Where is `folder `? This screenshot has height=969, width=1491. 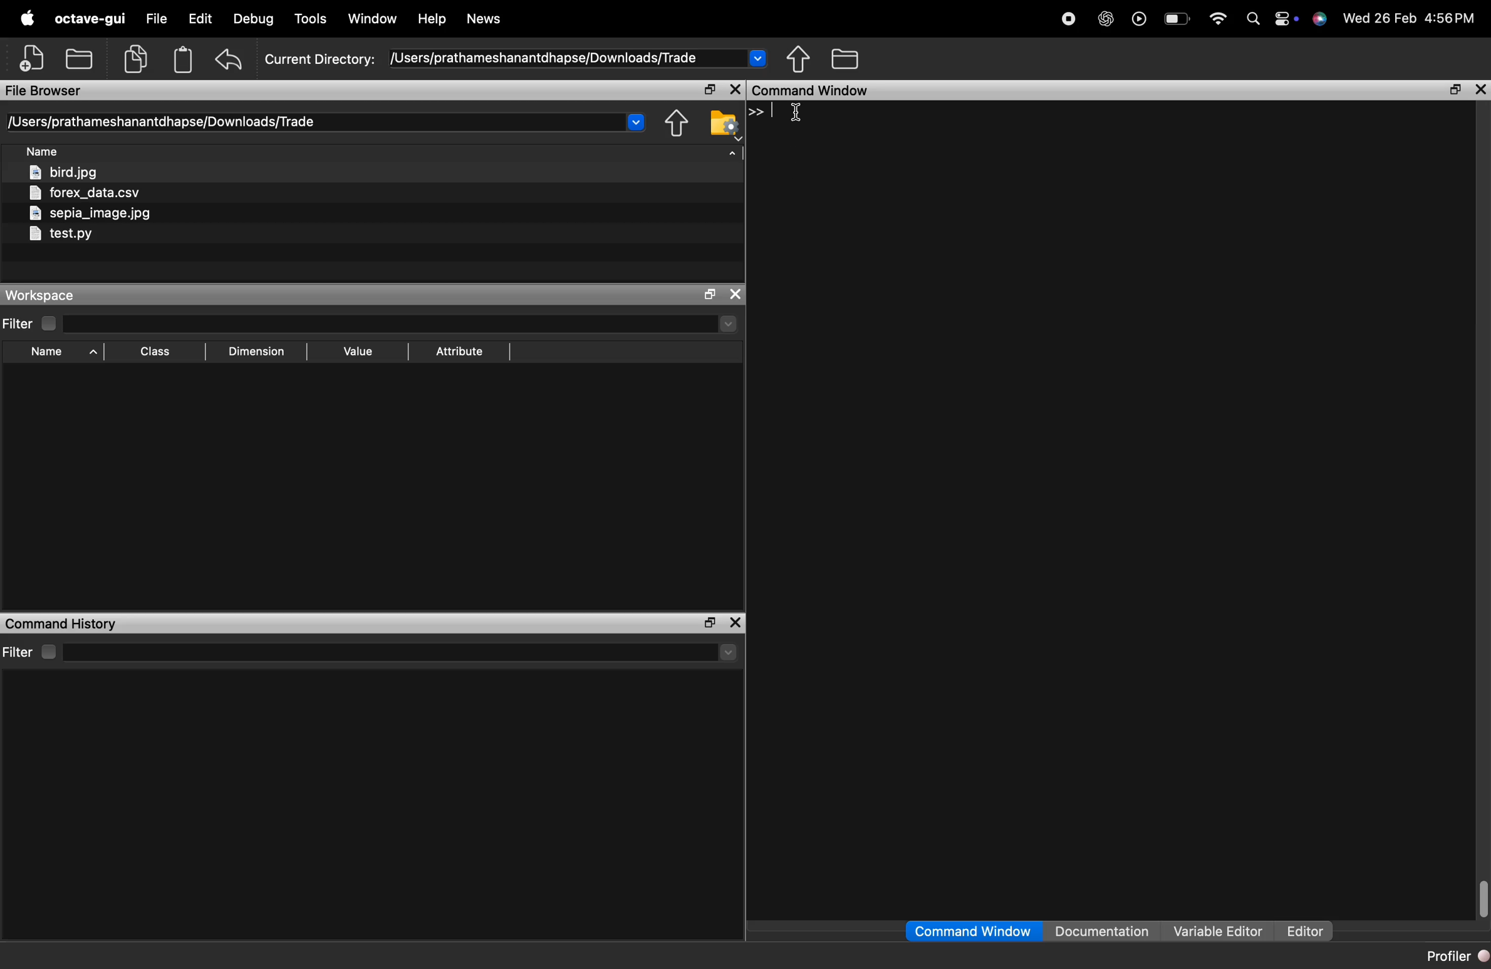
folder  is located at coordinates (844, 59).